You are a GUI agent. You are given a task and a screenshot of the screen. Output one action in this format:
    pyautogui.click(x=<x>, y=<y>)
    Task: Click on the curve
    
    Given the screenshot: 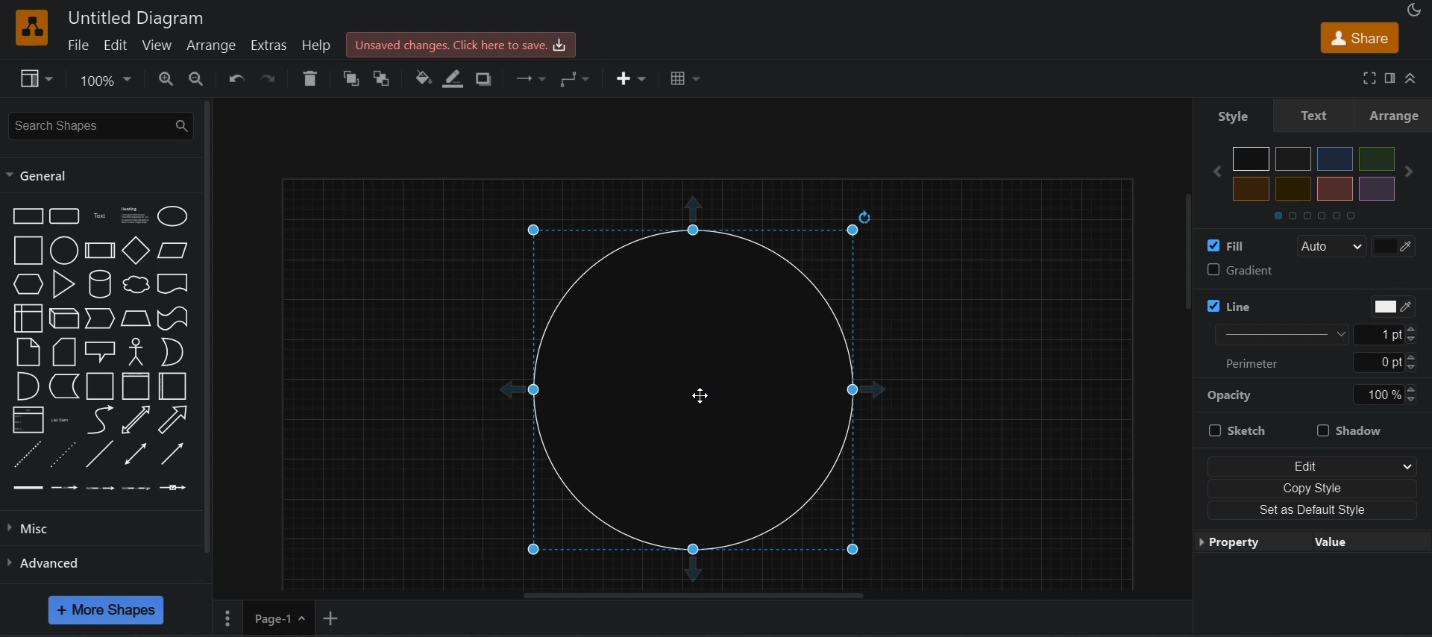 What is the action you would take?
    pyautogui.click(x=98, y=421)
    